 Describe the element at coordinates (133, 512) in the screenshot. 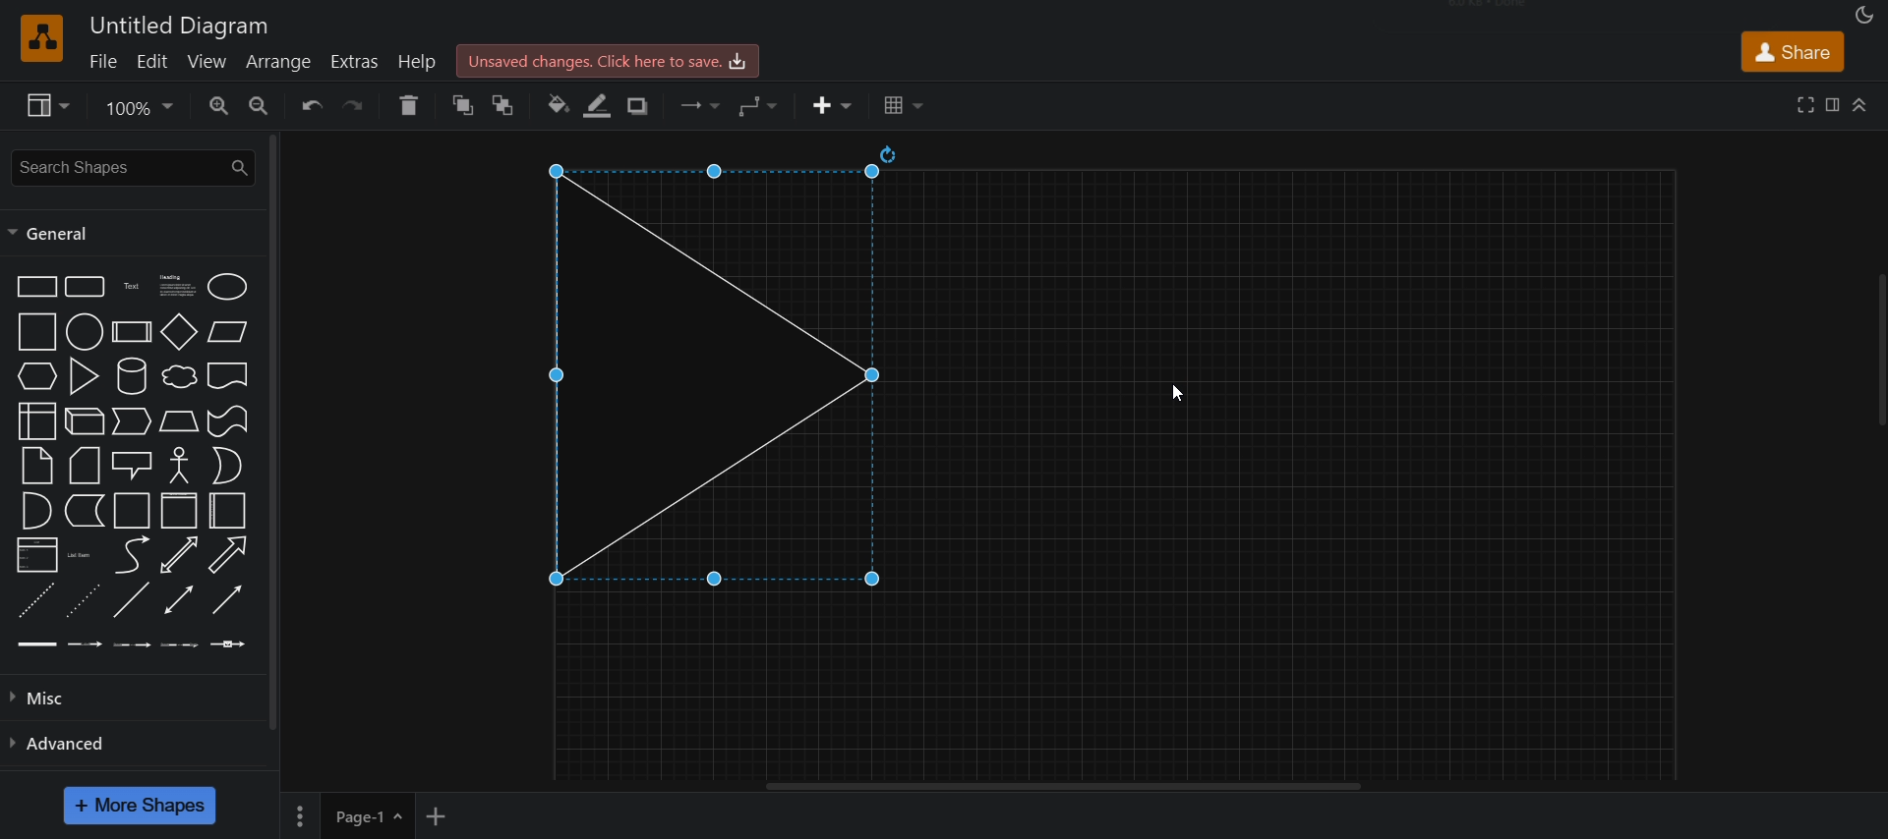

I see `container` at that location.